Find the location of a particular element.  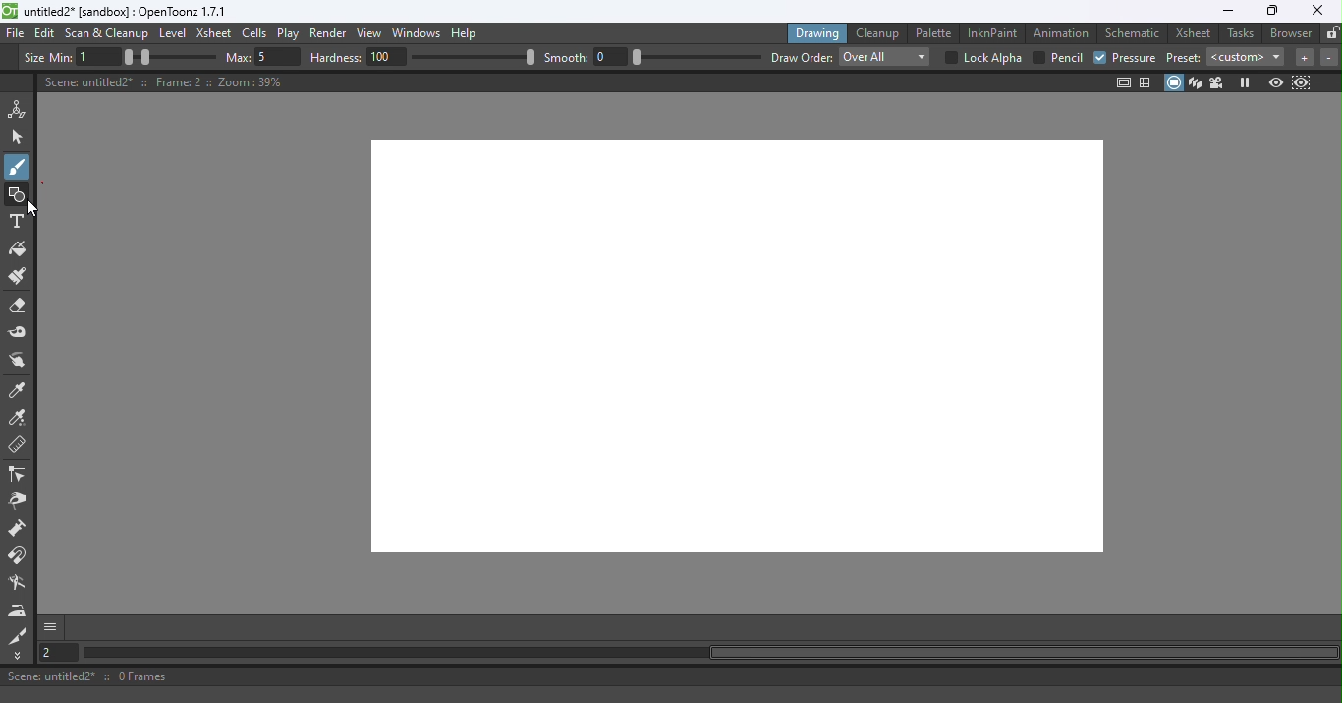

0 is located at coordinates (612, 56).